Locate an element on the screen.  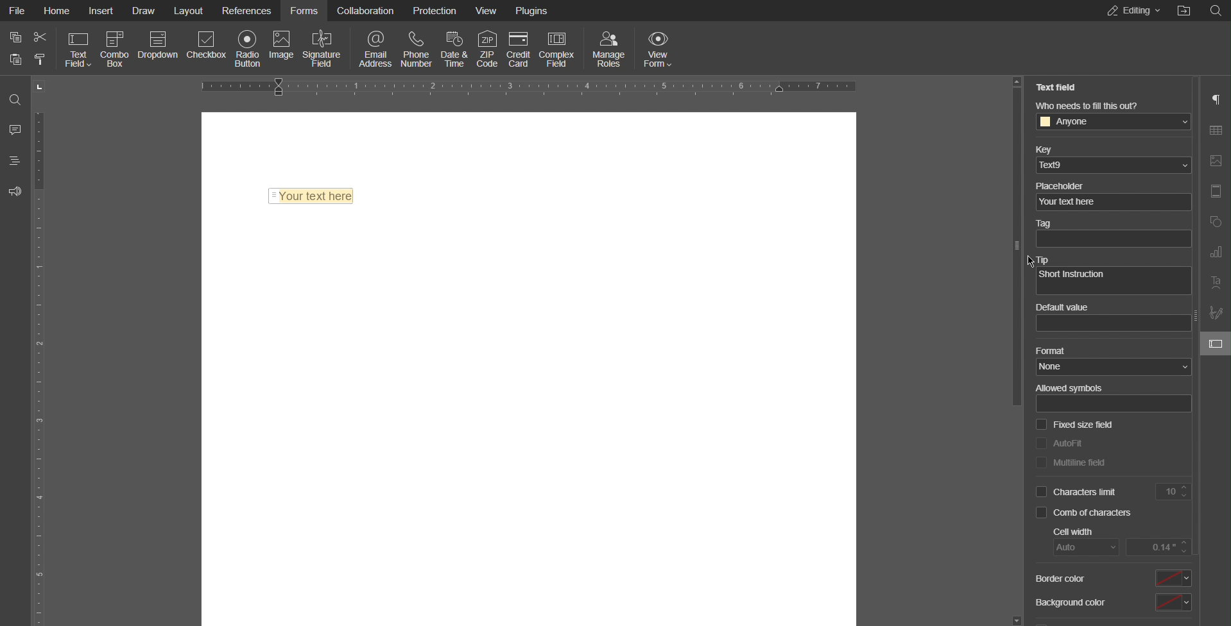
ted9 is located at coordinates (1114, 167).